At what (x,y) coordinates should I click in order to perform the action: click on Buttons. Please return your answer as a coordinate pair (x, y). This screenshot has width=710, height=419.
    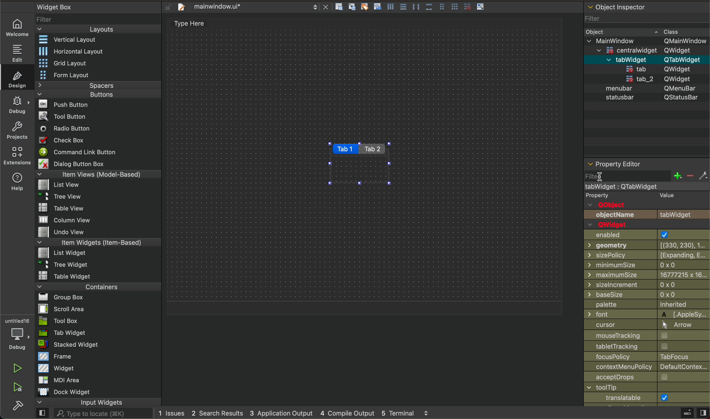
    Looking at the image, I should click on (98, 94).